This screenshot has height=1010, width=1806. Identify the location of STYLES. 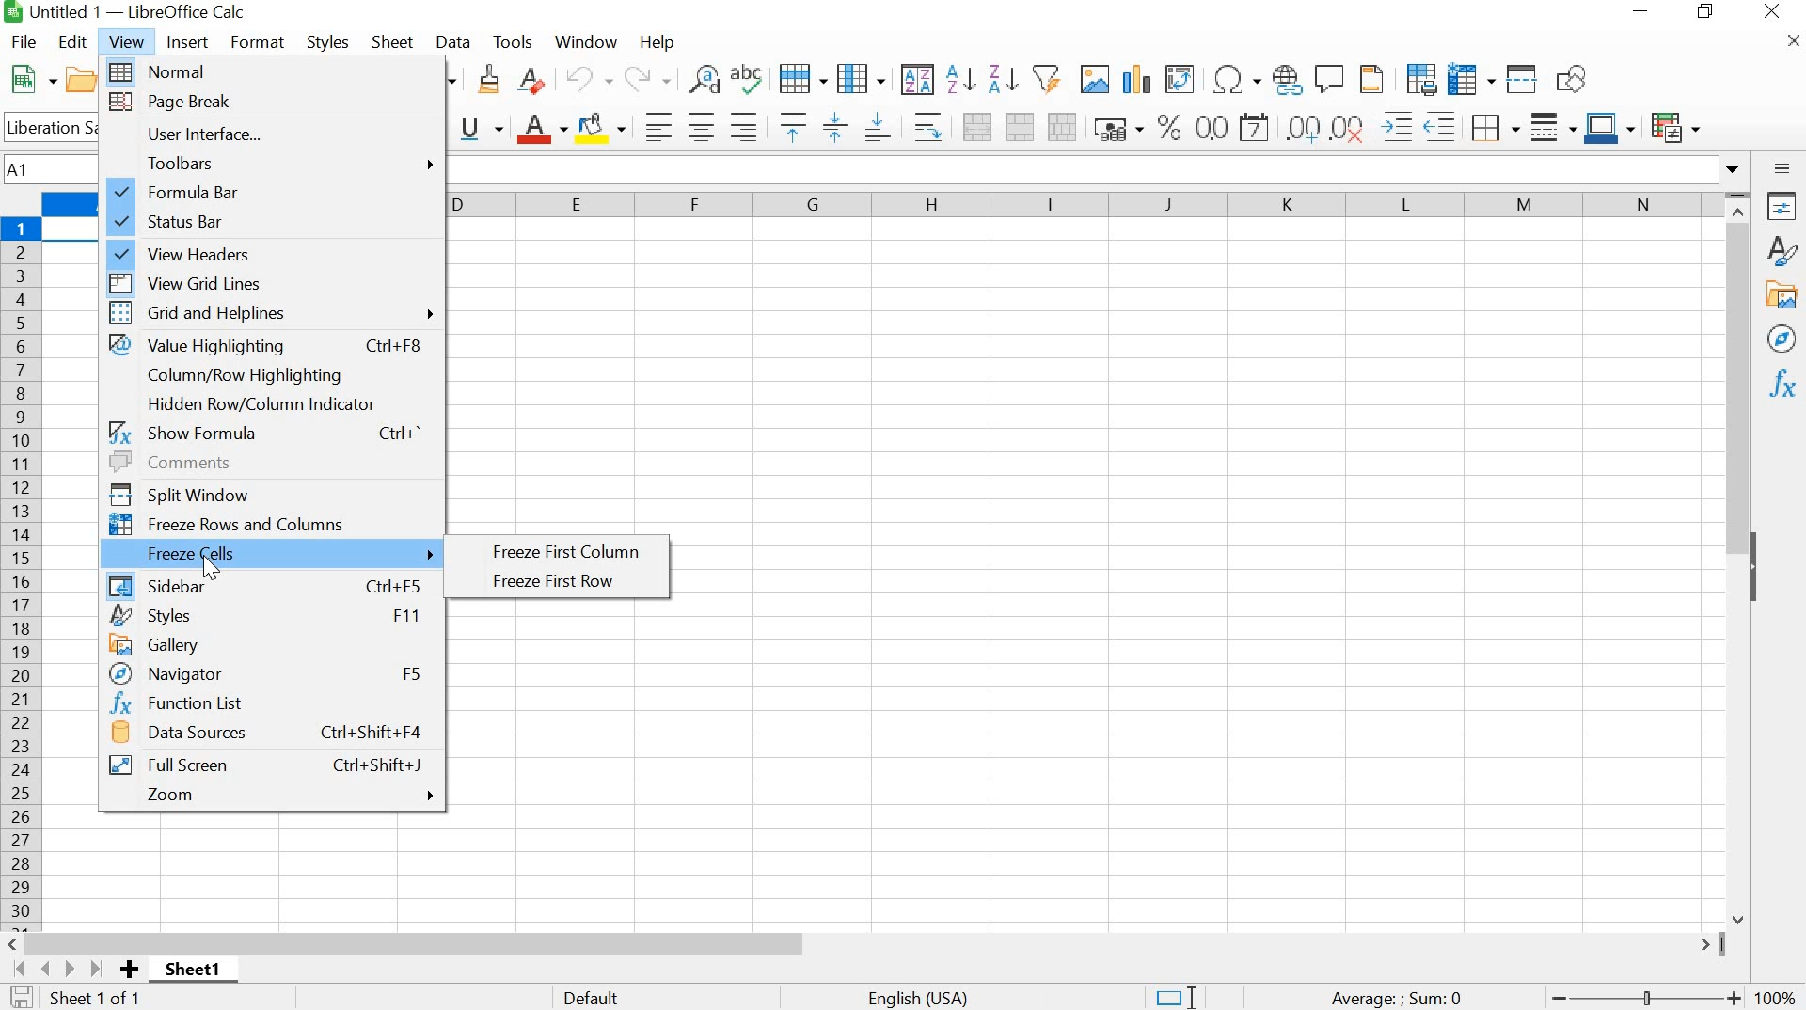
(268, 615).